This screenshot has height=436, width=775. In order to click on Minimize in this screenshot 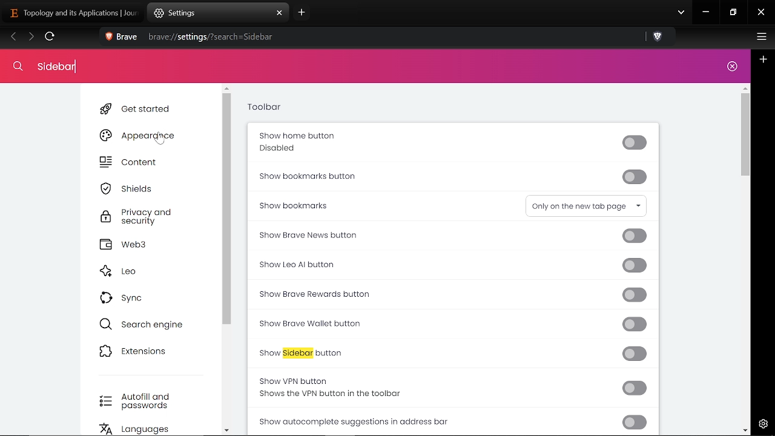, I will do `click(706, 13)`.